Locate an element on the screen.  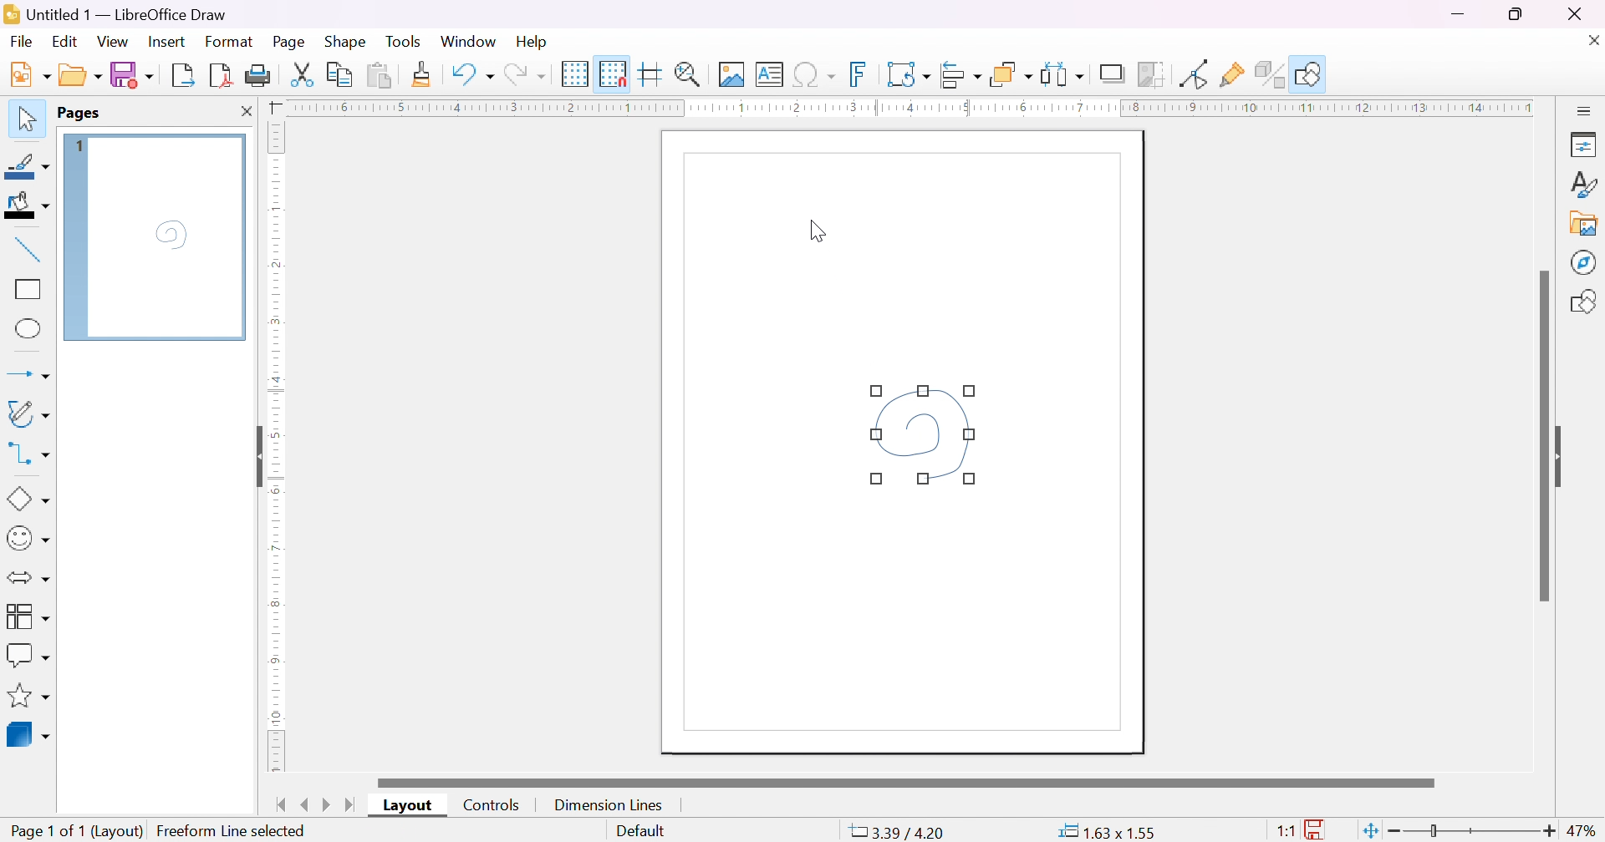
snap to grid is located at coordinates (612, 74).